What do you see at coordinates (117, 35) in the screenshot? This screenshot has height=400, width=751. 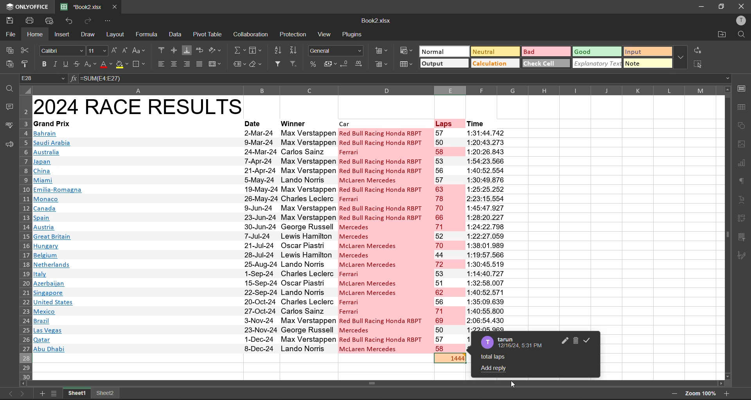 I see `layout` at bounding box center [117, 35].